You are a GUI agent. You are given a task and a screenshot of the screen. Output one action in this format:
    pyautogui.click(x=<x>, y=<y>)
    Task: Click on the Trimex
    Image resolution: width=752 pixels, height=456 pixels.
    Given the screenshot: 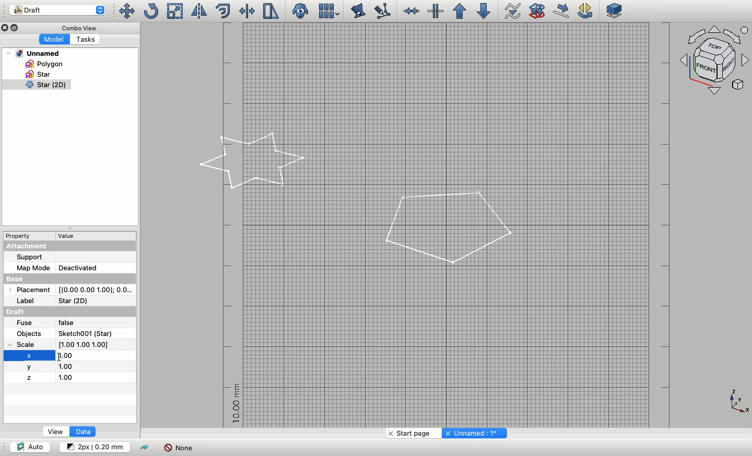 What is the action you would take?
    pyautogui.click(x=248, y=11)
    